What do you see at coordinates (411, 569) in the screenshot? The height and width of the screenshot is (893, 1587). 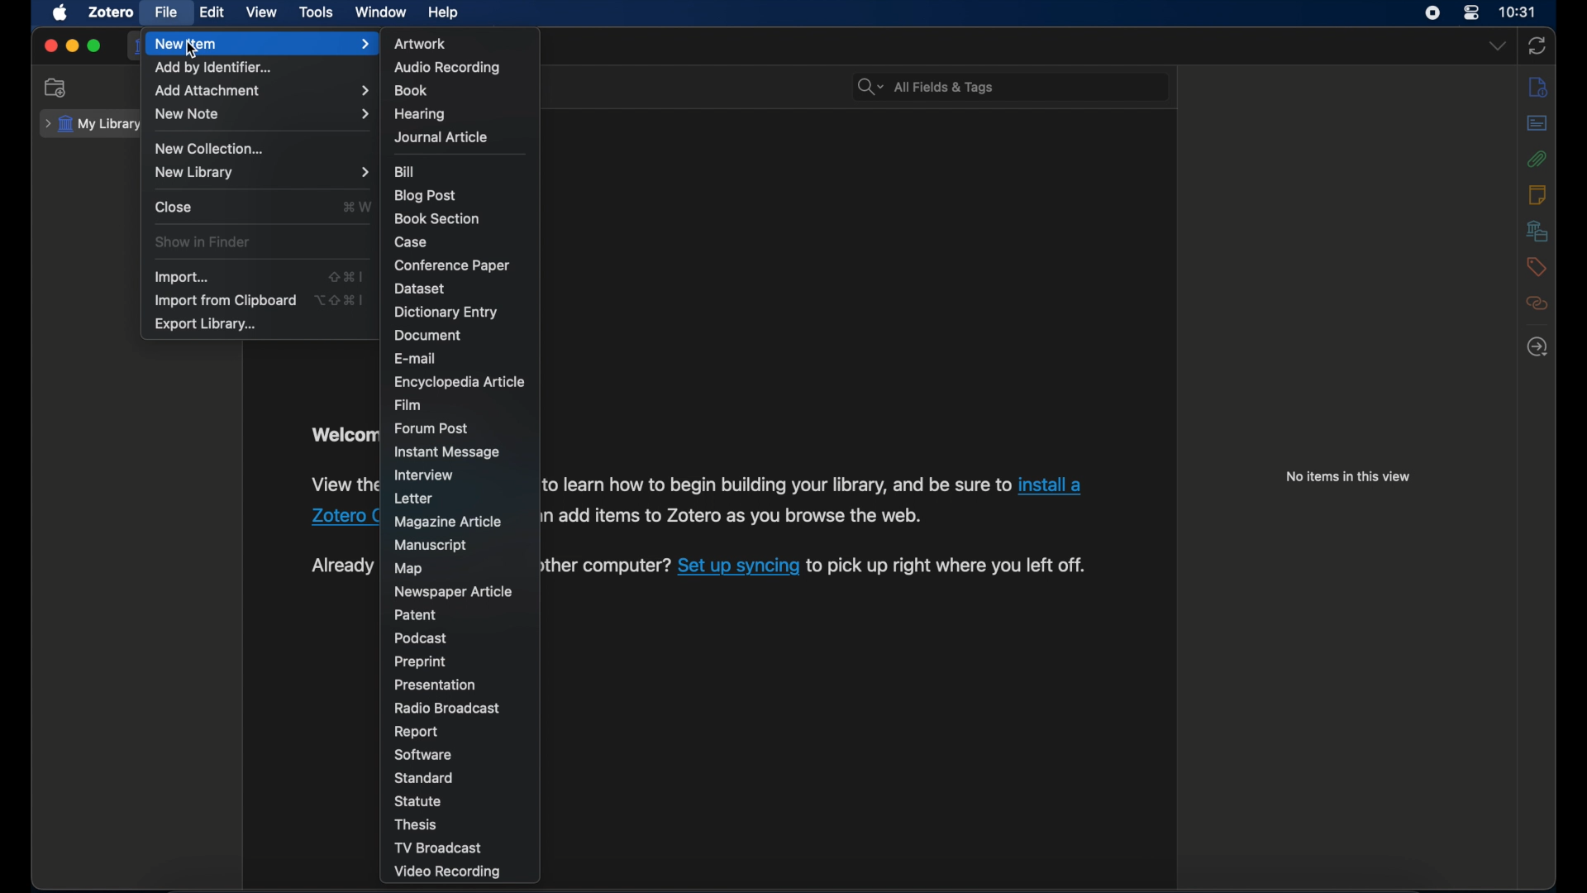 I see `map` at bounding box center [411, 569].